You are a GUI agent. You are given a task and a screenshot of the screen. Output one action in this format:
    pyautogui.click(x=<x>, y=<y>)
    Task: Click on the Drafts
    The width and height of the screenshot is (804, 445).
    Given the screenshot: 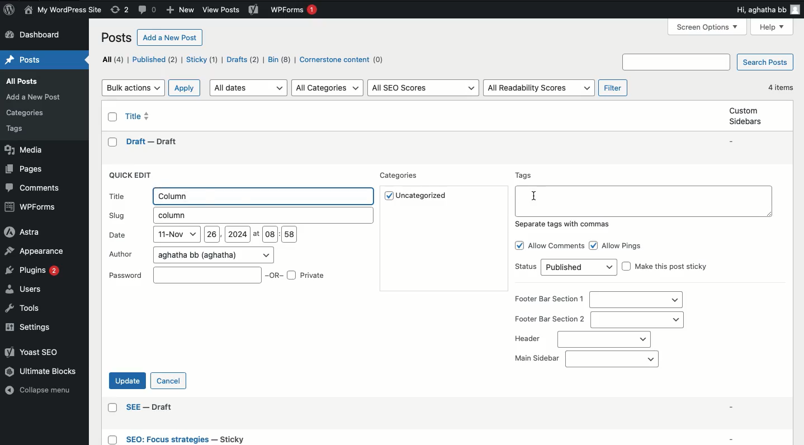 What is the action you would take?
    pyautogui.click(x=244, y=60)
    